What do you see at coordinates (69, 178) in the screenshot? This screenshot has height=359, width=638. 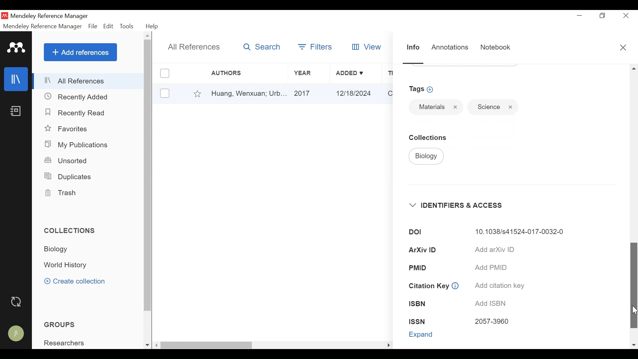 I see `Duplicates` at bounding box center [69, 178].